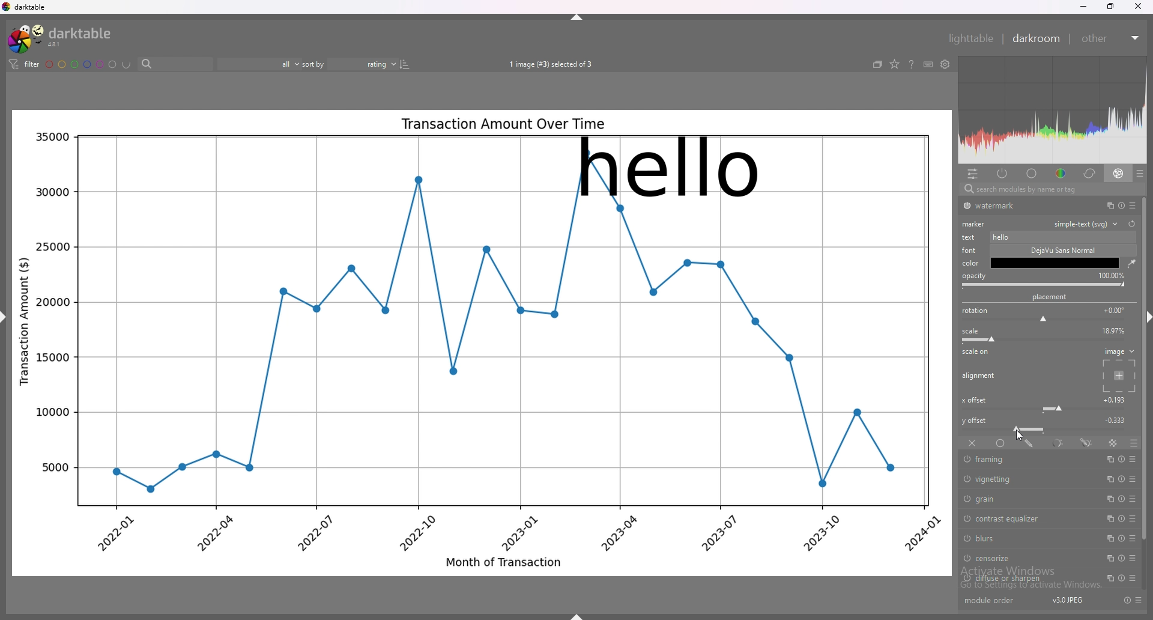 This screenshot has height=620, width=1153. Describe the element at coordinates (1083, 7) in the screenshot. I see `minimize` at that location.